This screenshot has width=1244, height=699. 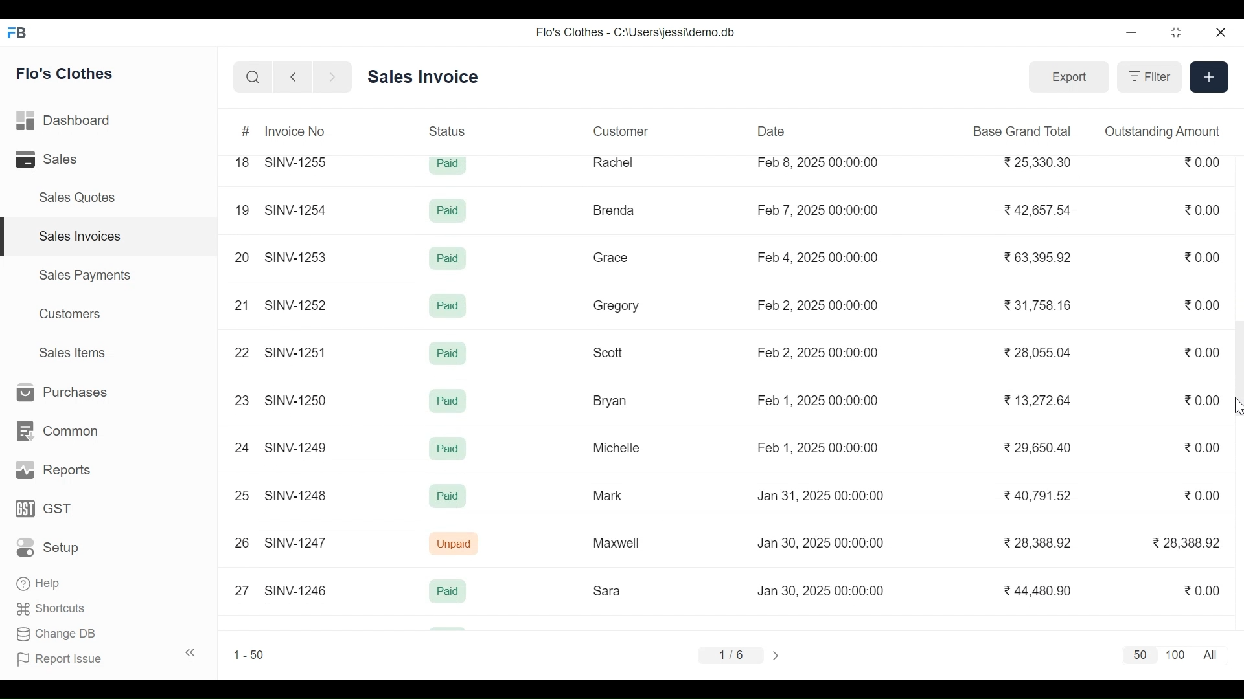 What do you see at coordinates (730, 653) in the screenshot?
I see `1/6` at bounding box center [730, 653].